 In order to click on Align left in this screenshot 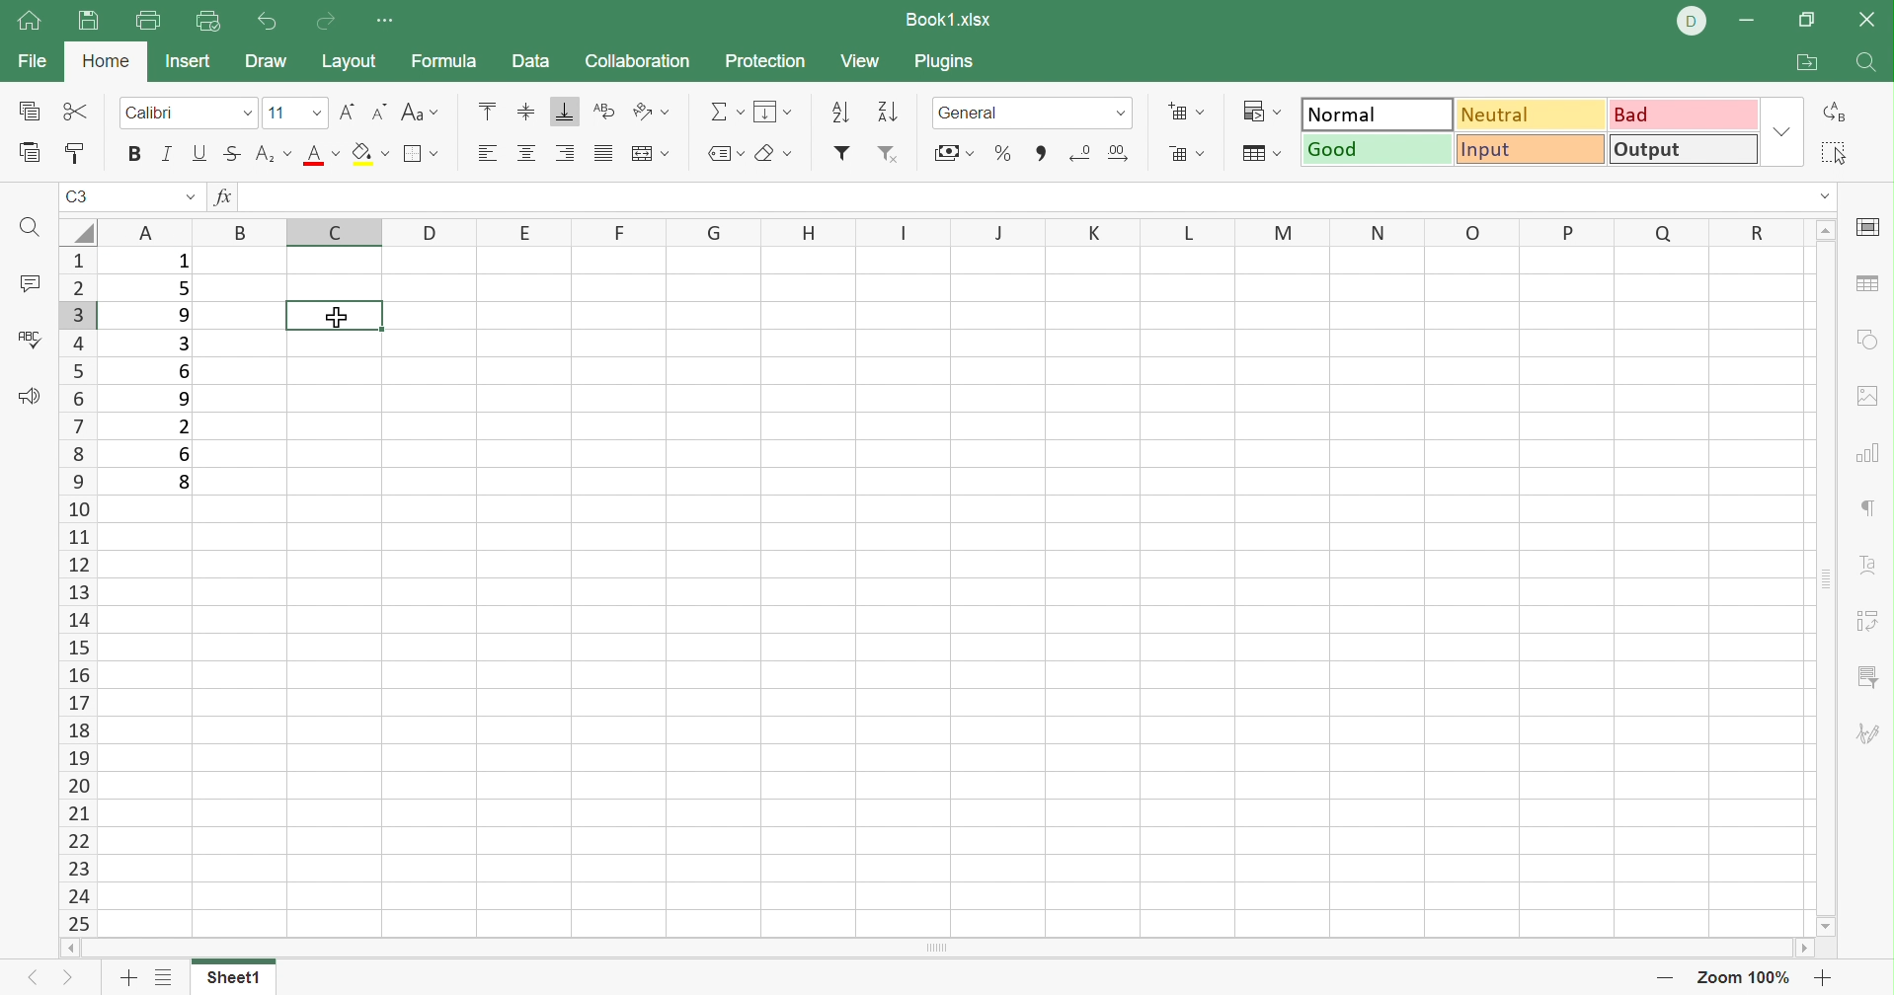, I will do `click(490, 150)`.